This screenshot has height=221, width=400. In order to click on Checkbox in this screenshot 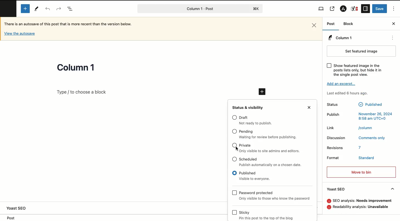, I will do `click(329, 66)`.